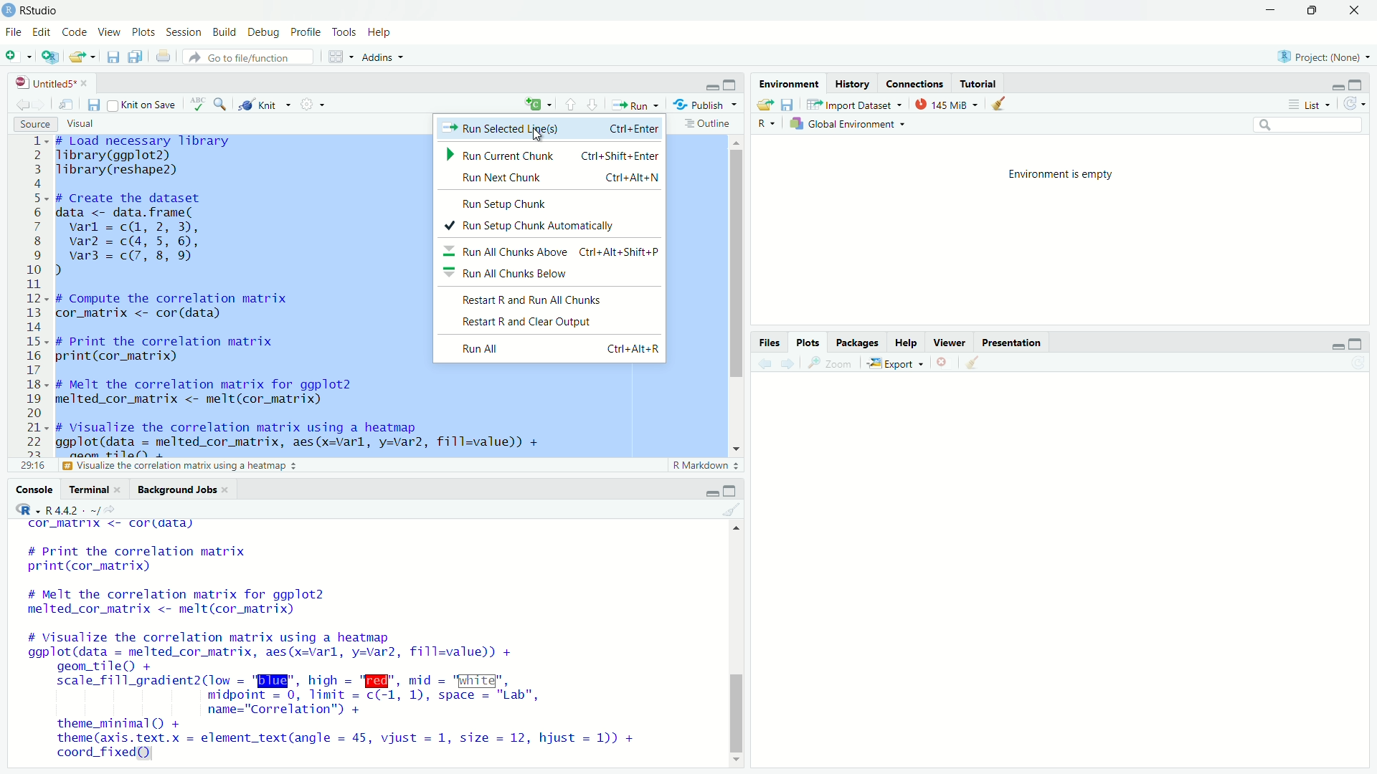 The image size is (1377, 774). I want to click on viewer, so click(949, 342).